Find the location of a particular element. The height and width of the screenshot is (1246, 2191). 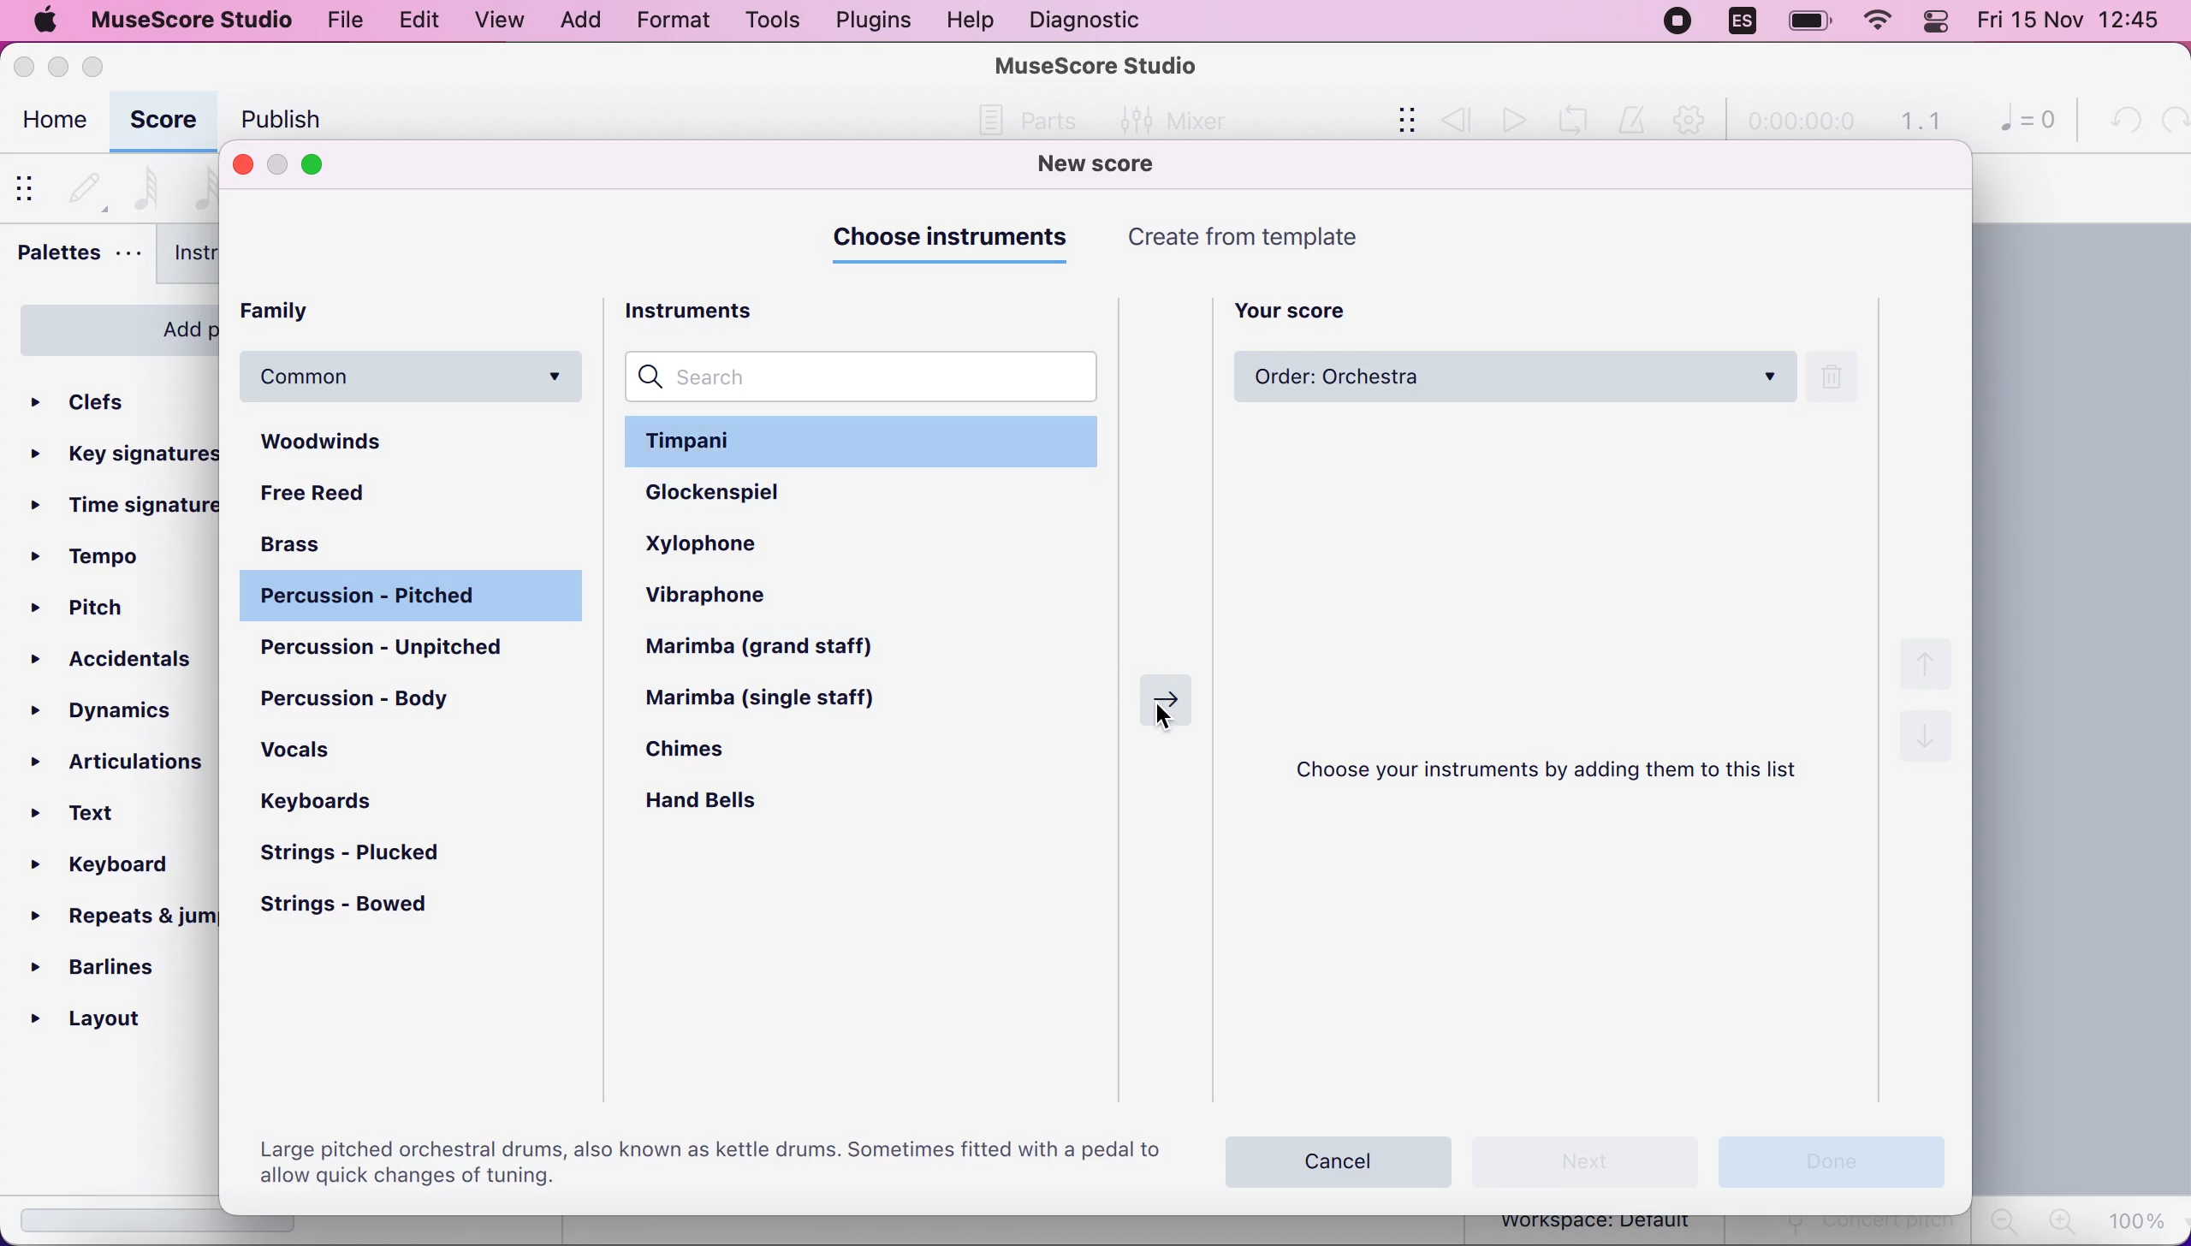

order: orchestra is located at coordinates (1511, 378).